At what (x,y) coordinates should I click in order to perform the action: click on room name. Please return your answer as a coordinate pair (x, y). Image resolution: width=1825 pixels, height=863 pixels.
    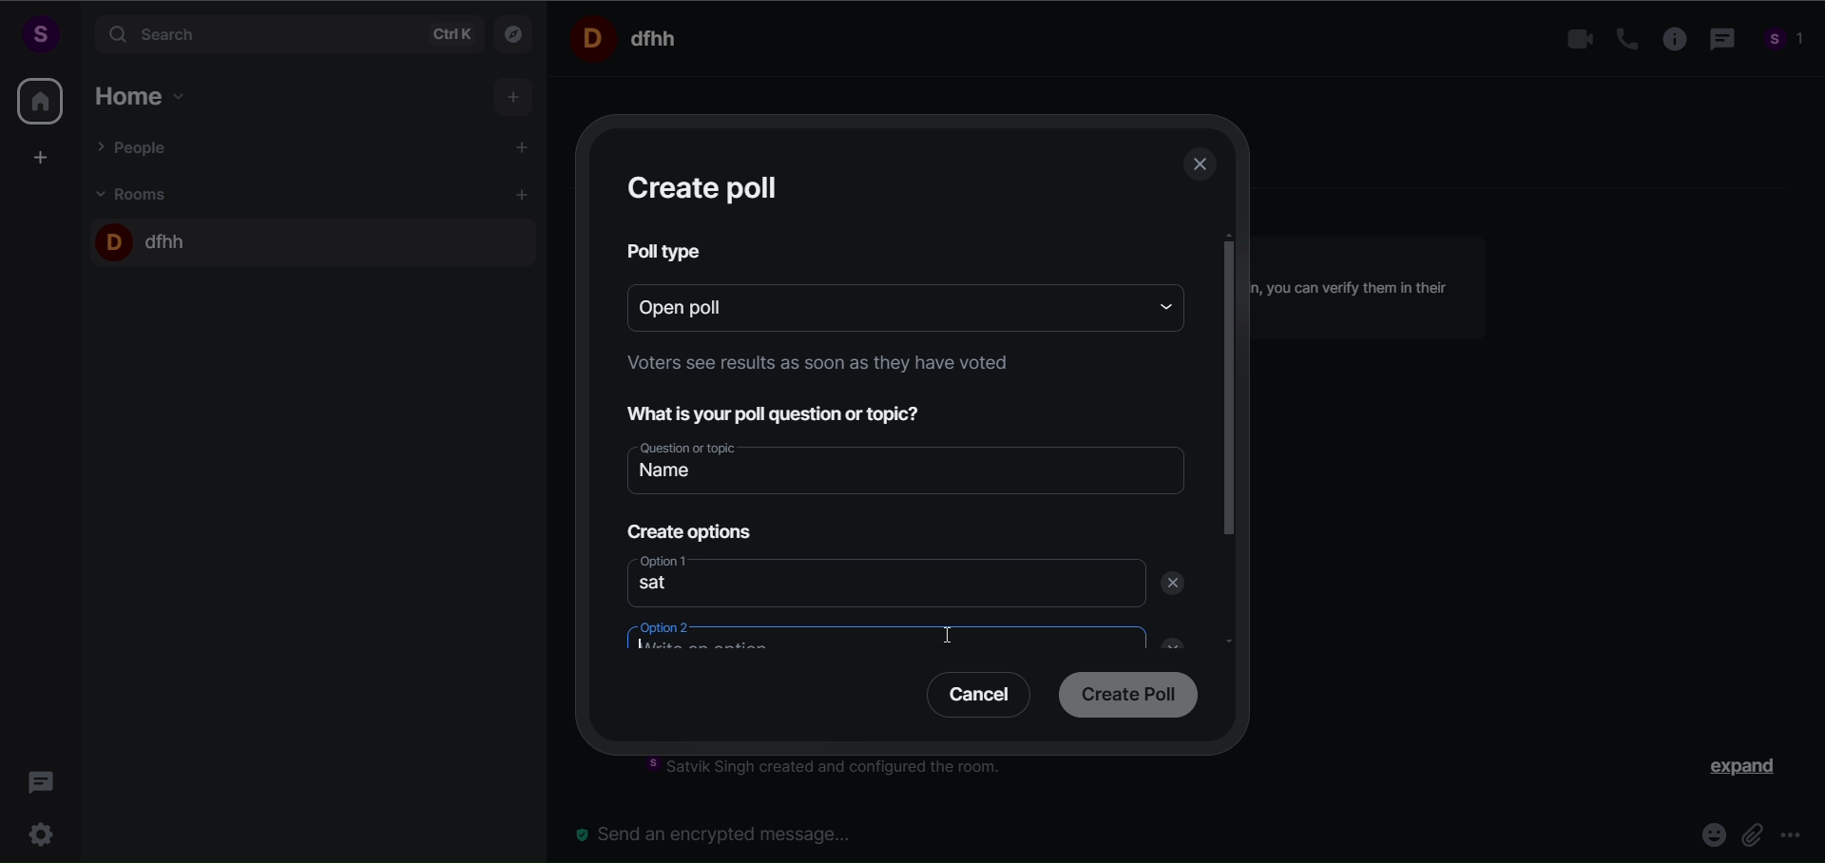
    Looking at the image, I should click on (145, 238).